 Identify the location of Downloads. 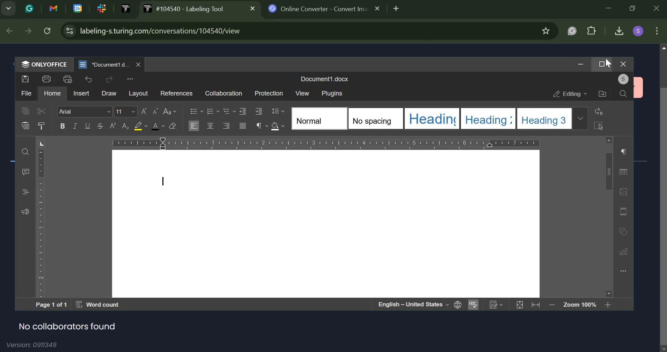
(619, 30).